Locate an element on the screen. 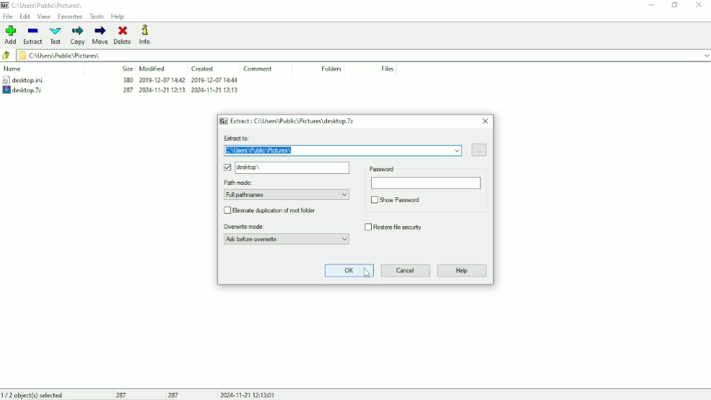 The height and width of the screenshot is (400, 711). c/Users\Publc\ Pictures is located at coordinates (51, 5).